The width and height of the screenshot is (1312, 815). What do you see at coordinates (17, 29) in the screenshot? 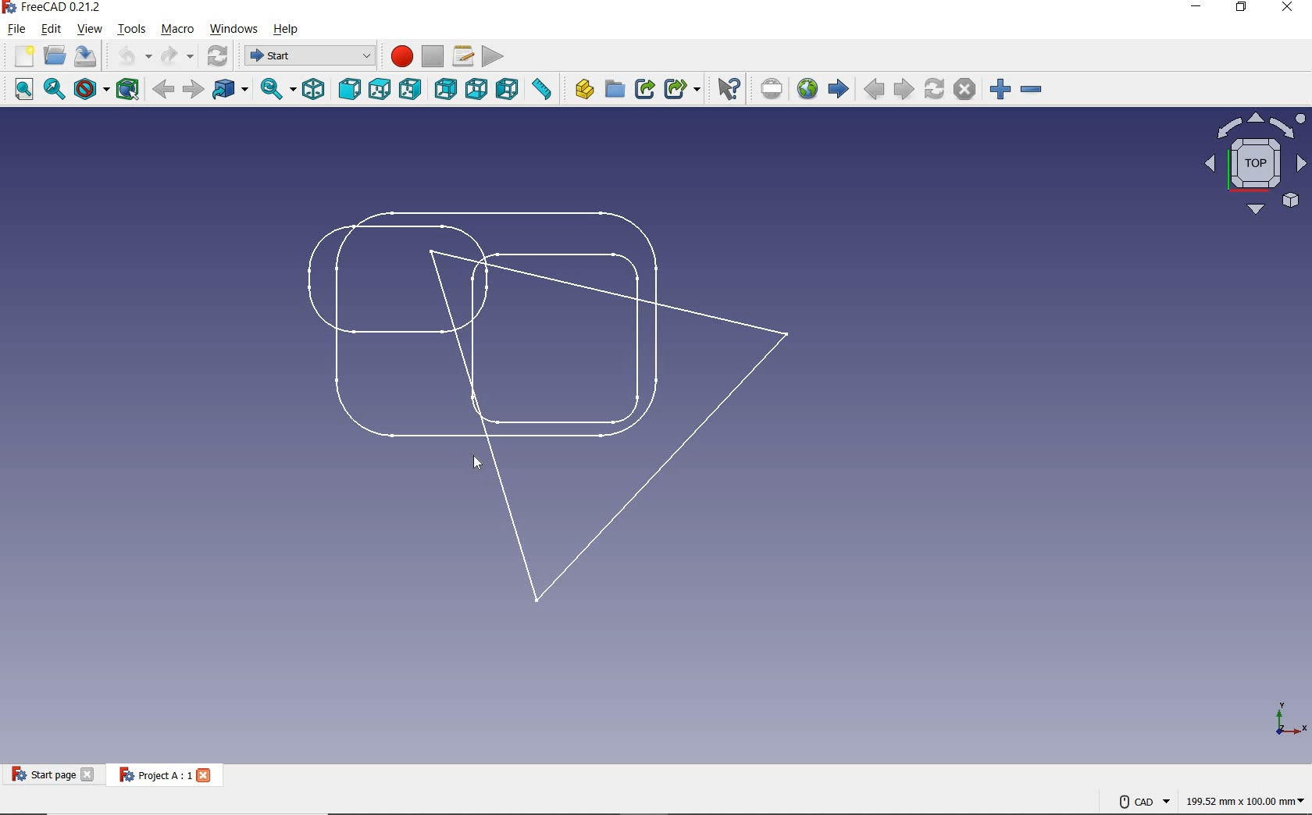
I see `FILE` at bounding box center [17, 29].